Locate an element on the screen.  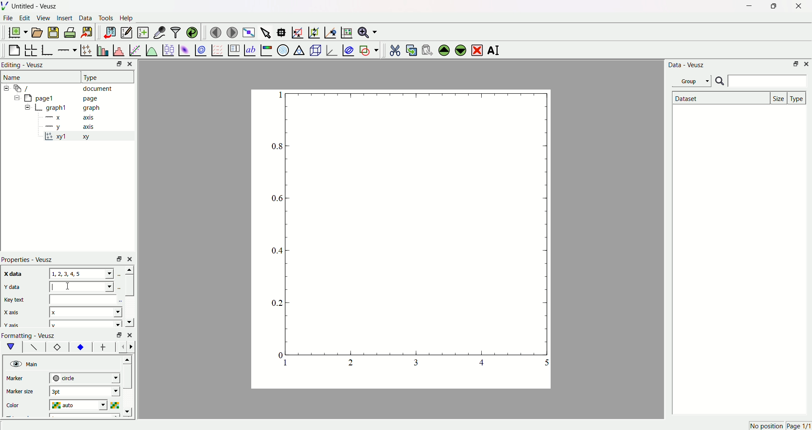
print document is located at coordinates (71, 33).